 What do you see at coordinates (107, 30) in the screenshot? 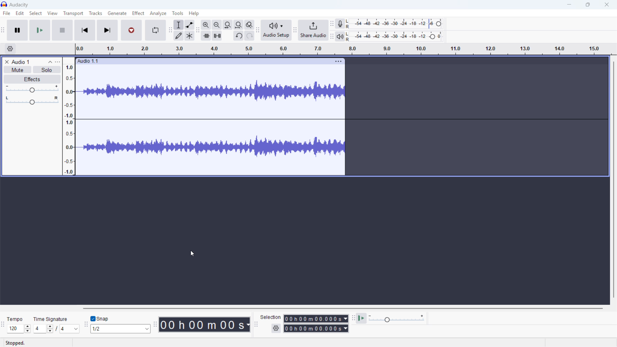
I see `Skip to last ` at bounding box center [107, 30].